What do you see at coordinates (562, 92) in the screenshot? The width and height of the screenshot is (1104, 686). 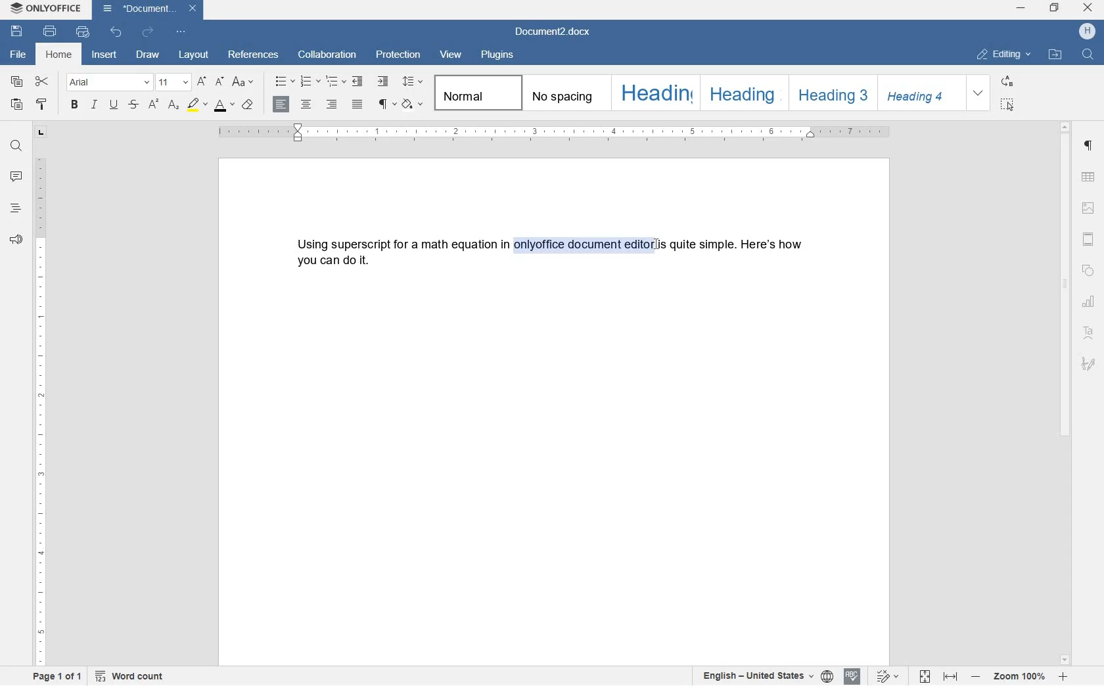 I see `No spacing` at bounding box center [562, 92].